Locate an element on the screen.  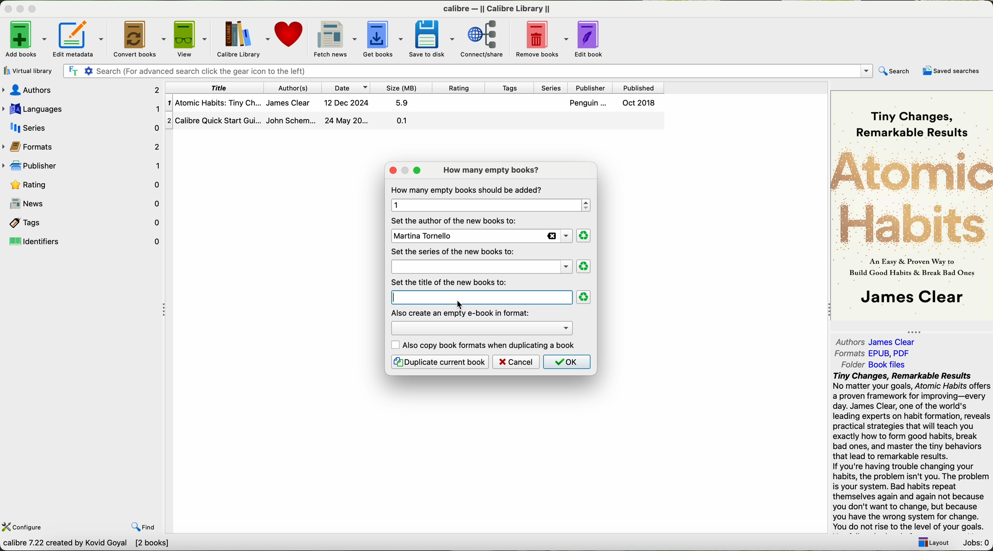
search is located at coordinates (896, 70).